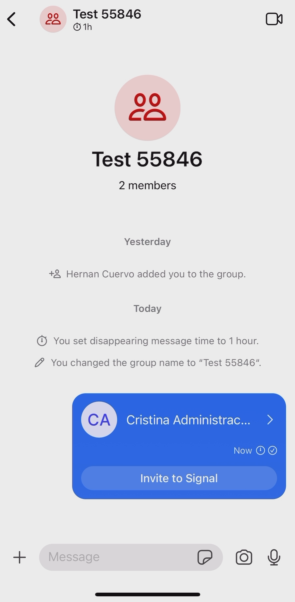 The width and height of the screenshot is (295, 602). Describe the element at coordinates (148, 272) in the screenshot. I see ` Hernan Cuervo added you to the group.` at that location.